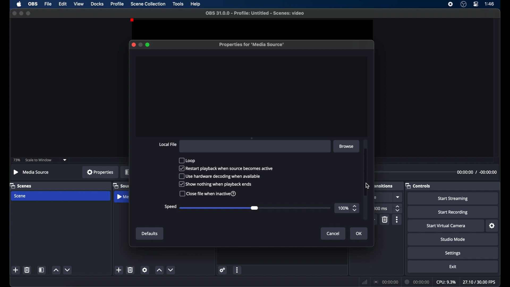 This screenshot has height=287, width=510. I want to click on screen recorder icon, so click(450, 4).